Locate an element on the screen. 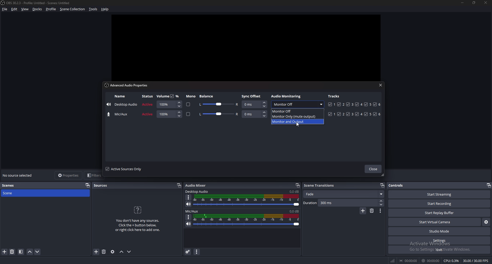 Image resolution: width=492 pixels, height=264 pixels. fade is located at coordinates (344, 194).